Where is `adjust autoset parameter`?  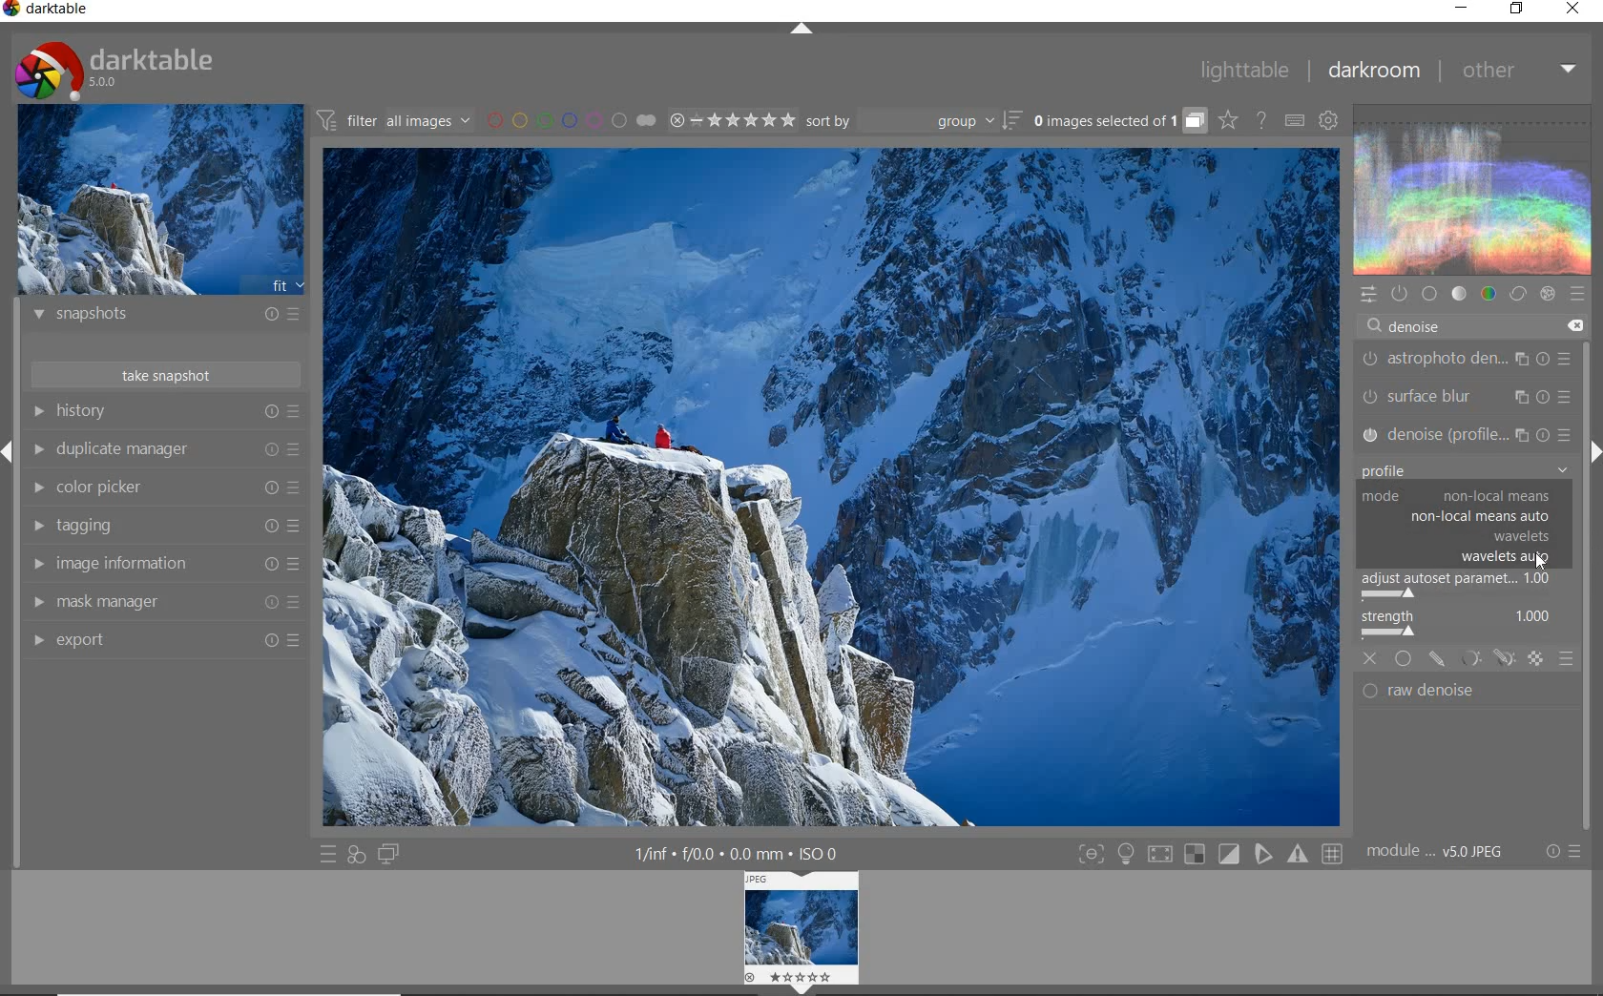 adjust autoset parameter is located at coordinates (1465, 587).